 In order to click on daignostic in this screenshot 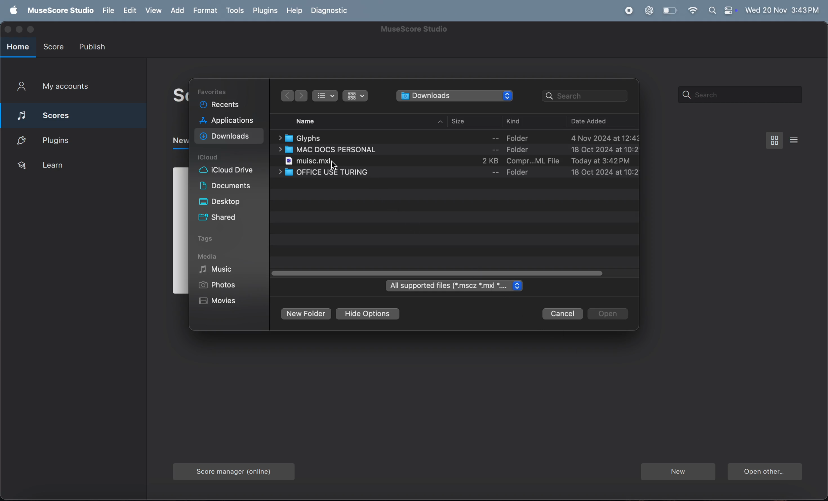, I will do `click(333, 10)`.